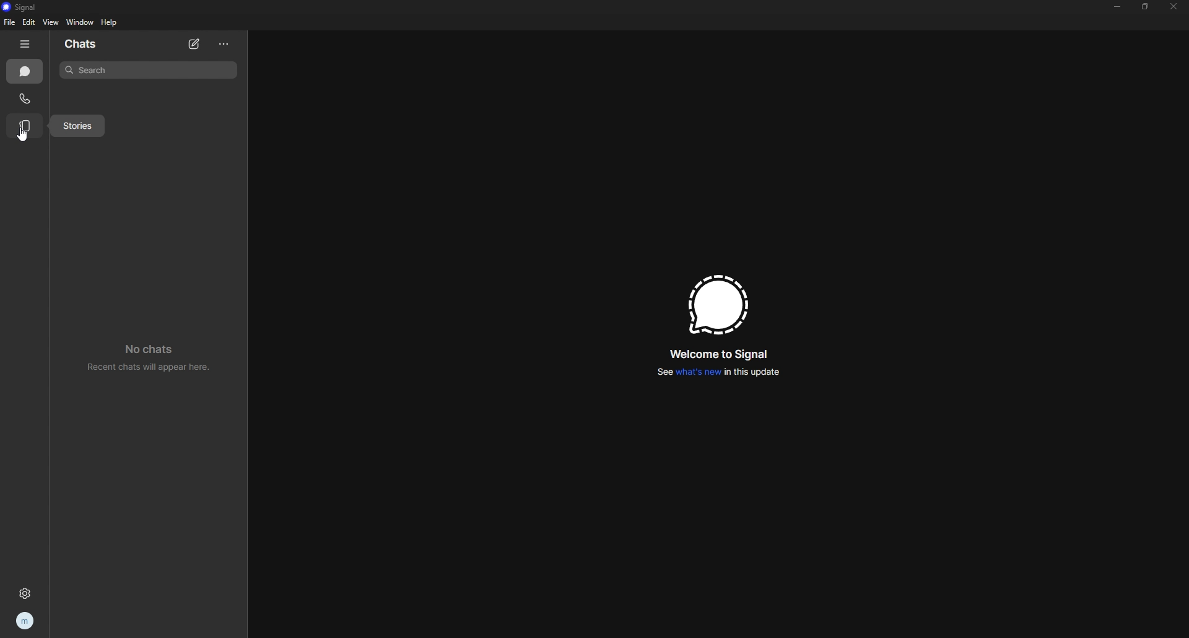 Image resolution: width=1189 pixels, height=638 pixels. What do you see at coordinates (26, 621) in the screenshot?
I see `profile` at bounding box center [26, 621].